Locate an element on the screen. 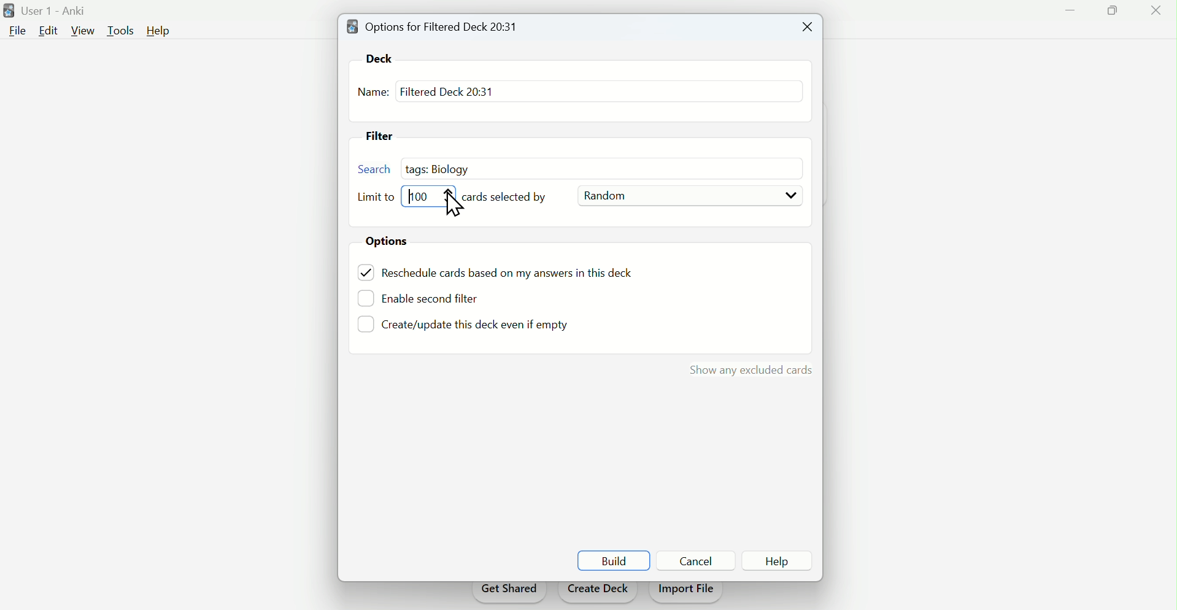 Image resolution: width=1177 pixels, height=610 pixels. Filtered deck 20: 31 is located at coordinates (446, 91).